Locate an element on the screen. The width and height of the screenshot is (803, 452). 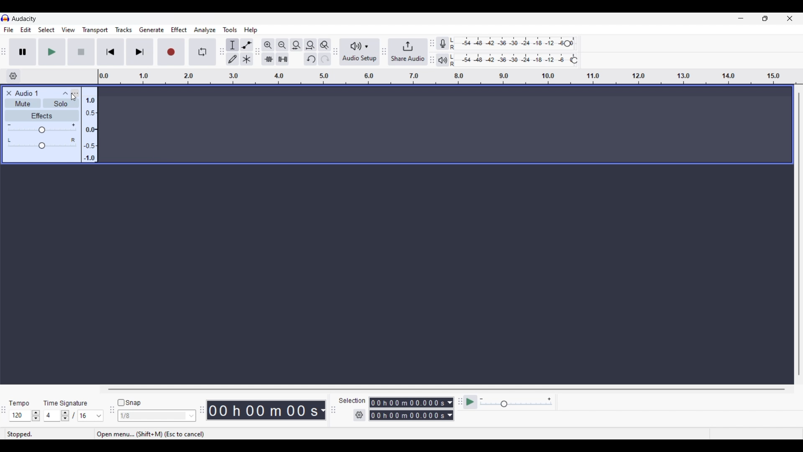
Recording level is located at coordinates (512, 44).